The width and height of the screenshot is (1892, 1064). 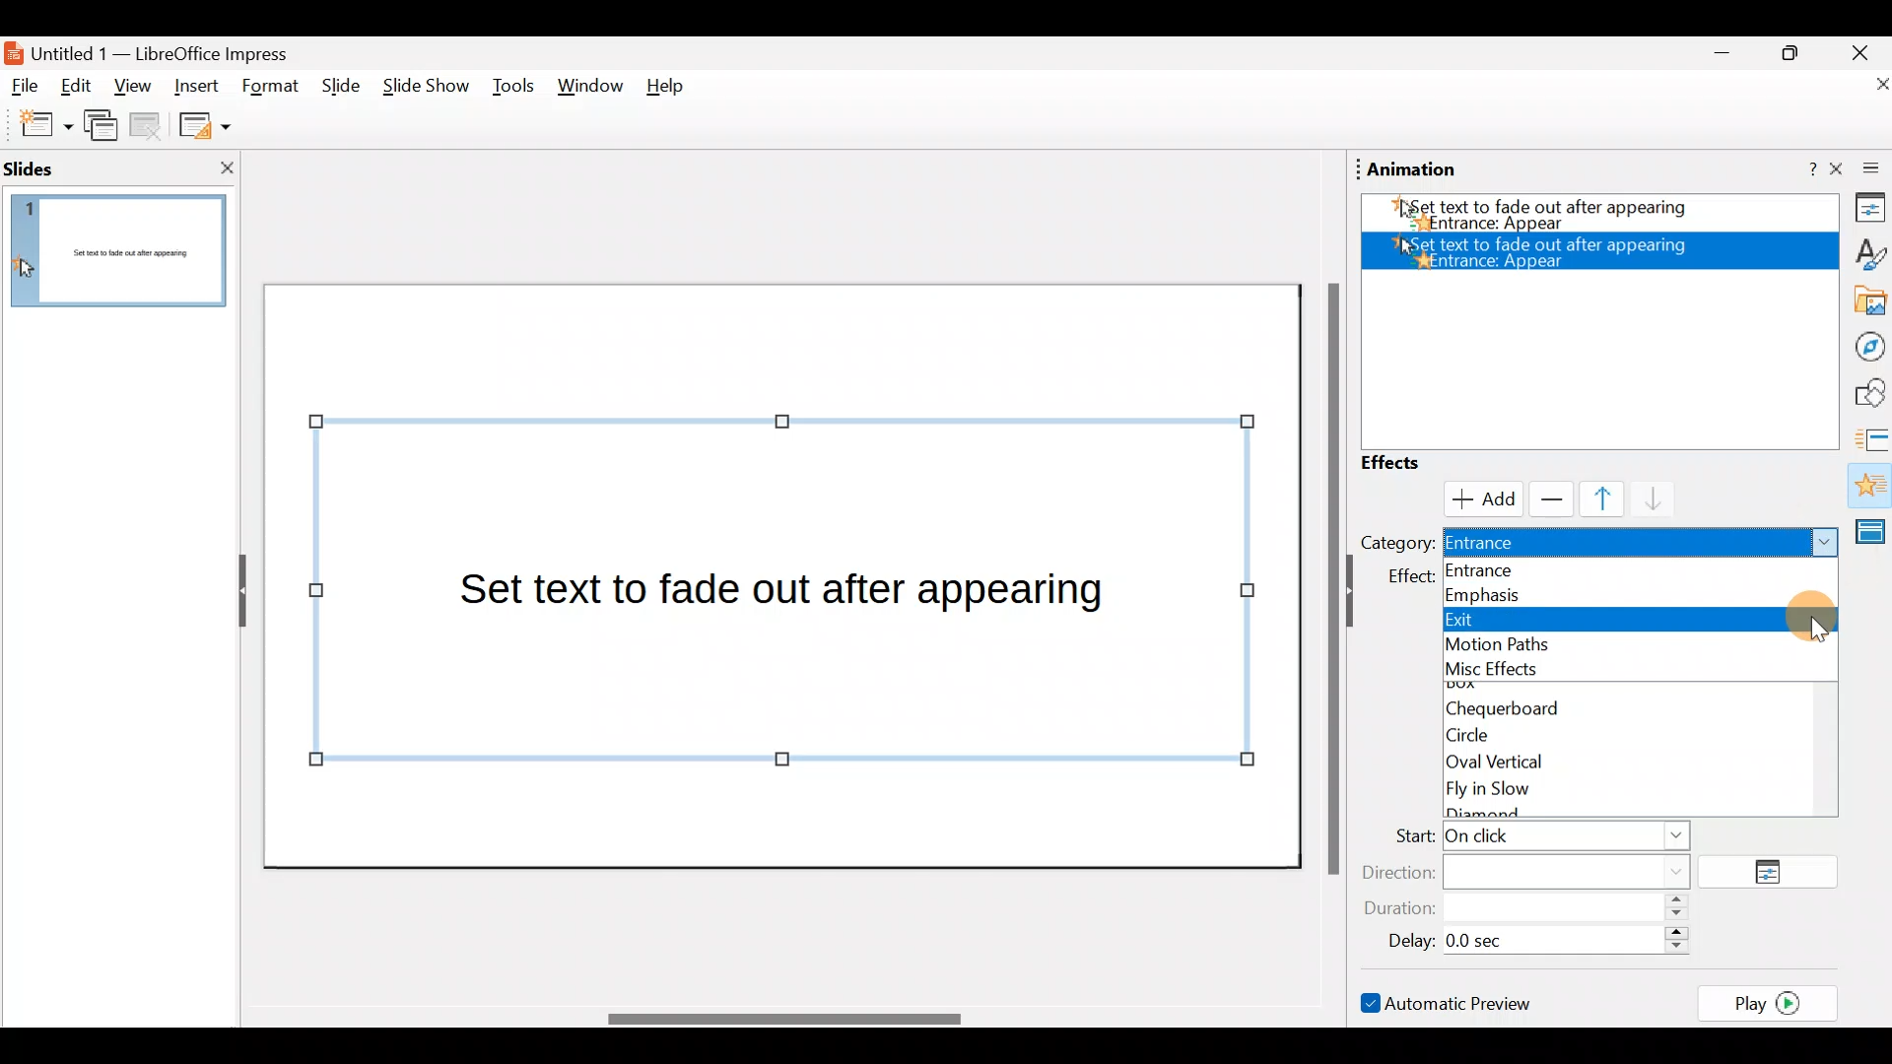 I want to click on Animation, so click(x=1413, y=169).